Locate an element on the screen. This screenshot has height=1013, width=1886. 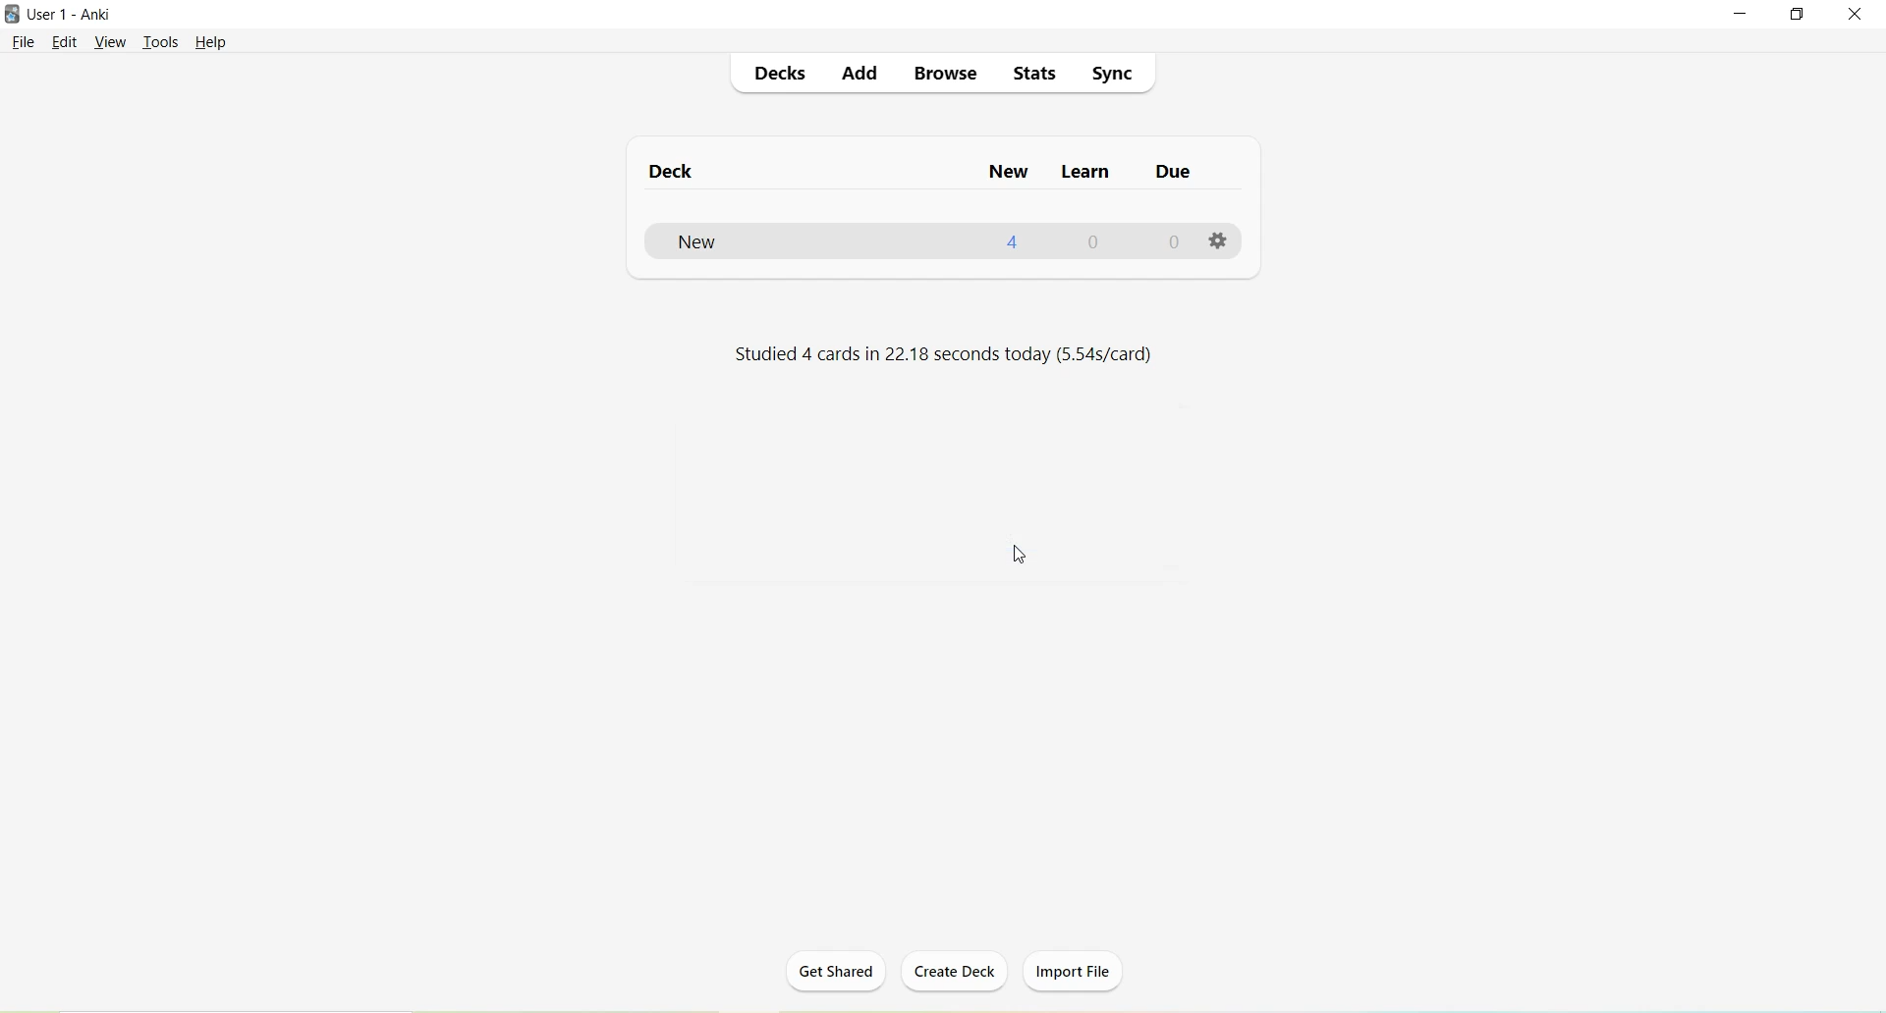
Close is located at coordinates (1858, 16).